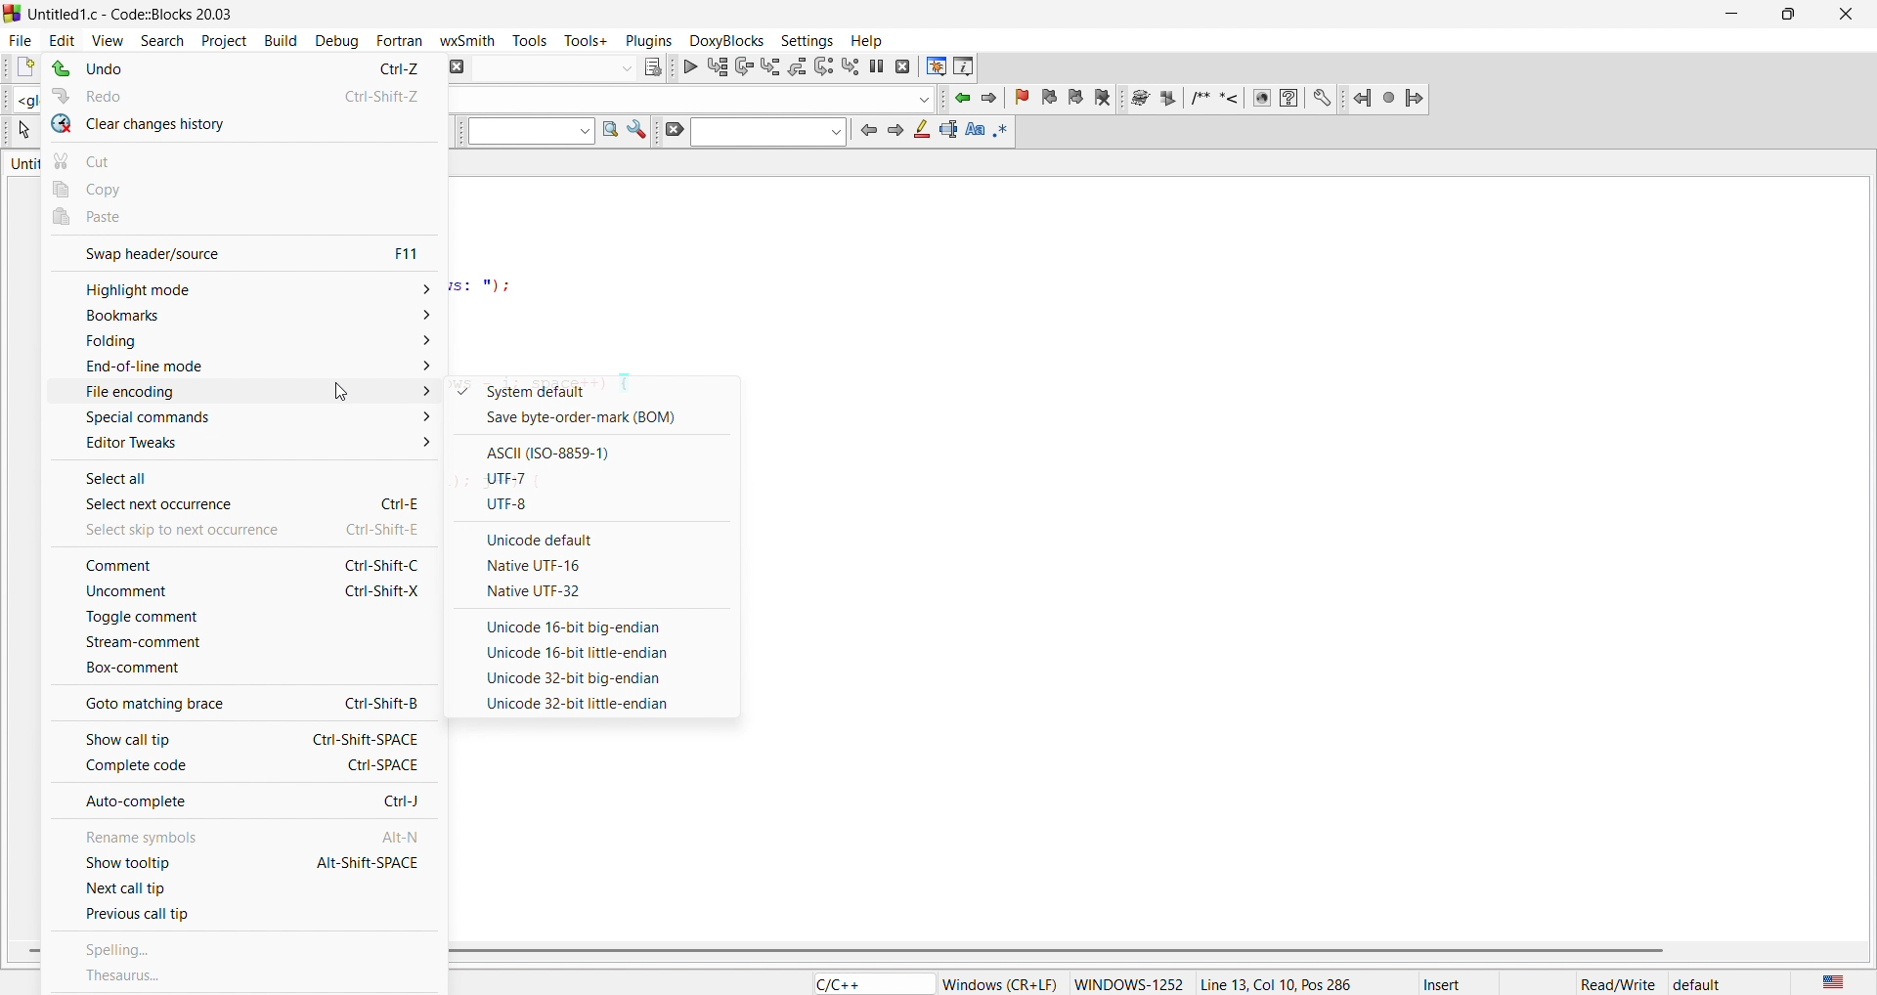  What do you see at coordinates (239, 704) in the screenshot?
I see `goto matching brace` at bounding box center [239, 704].